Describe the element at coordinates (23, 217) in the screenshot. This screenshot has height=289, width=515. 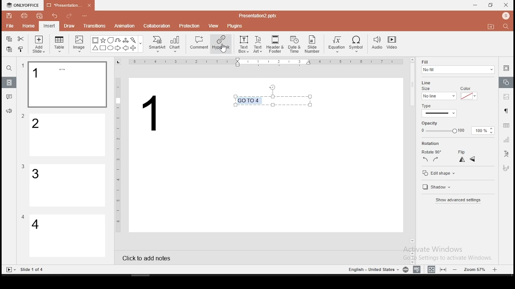
I see `` at that location.